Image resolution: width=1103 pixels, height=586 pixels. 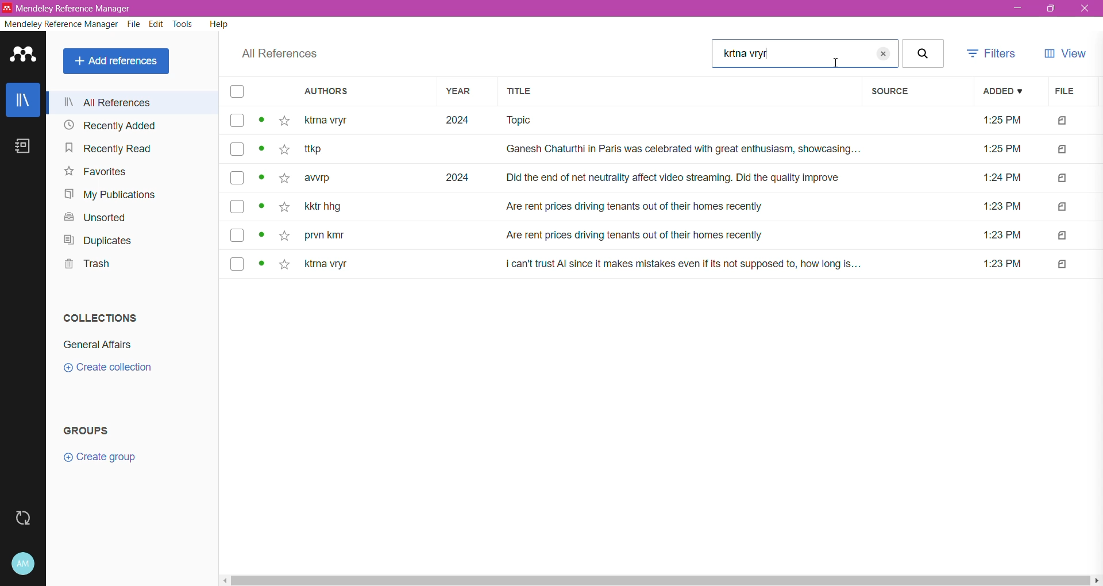 I want to click on select file, so click(x=237, y=207).